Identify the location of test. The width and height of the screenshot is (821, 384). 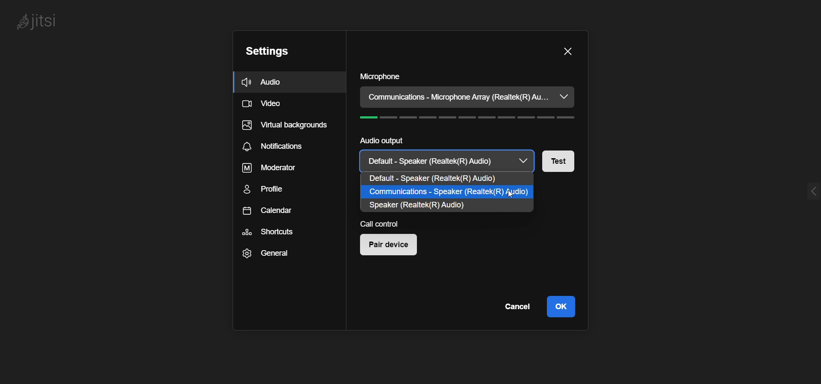
(564, 161).